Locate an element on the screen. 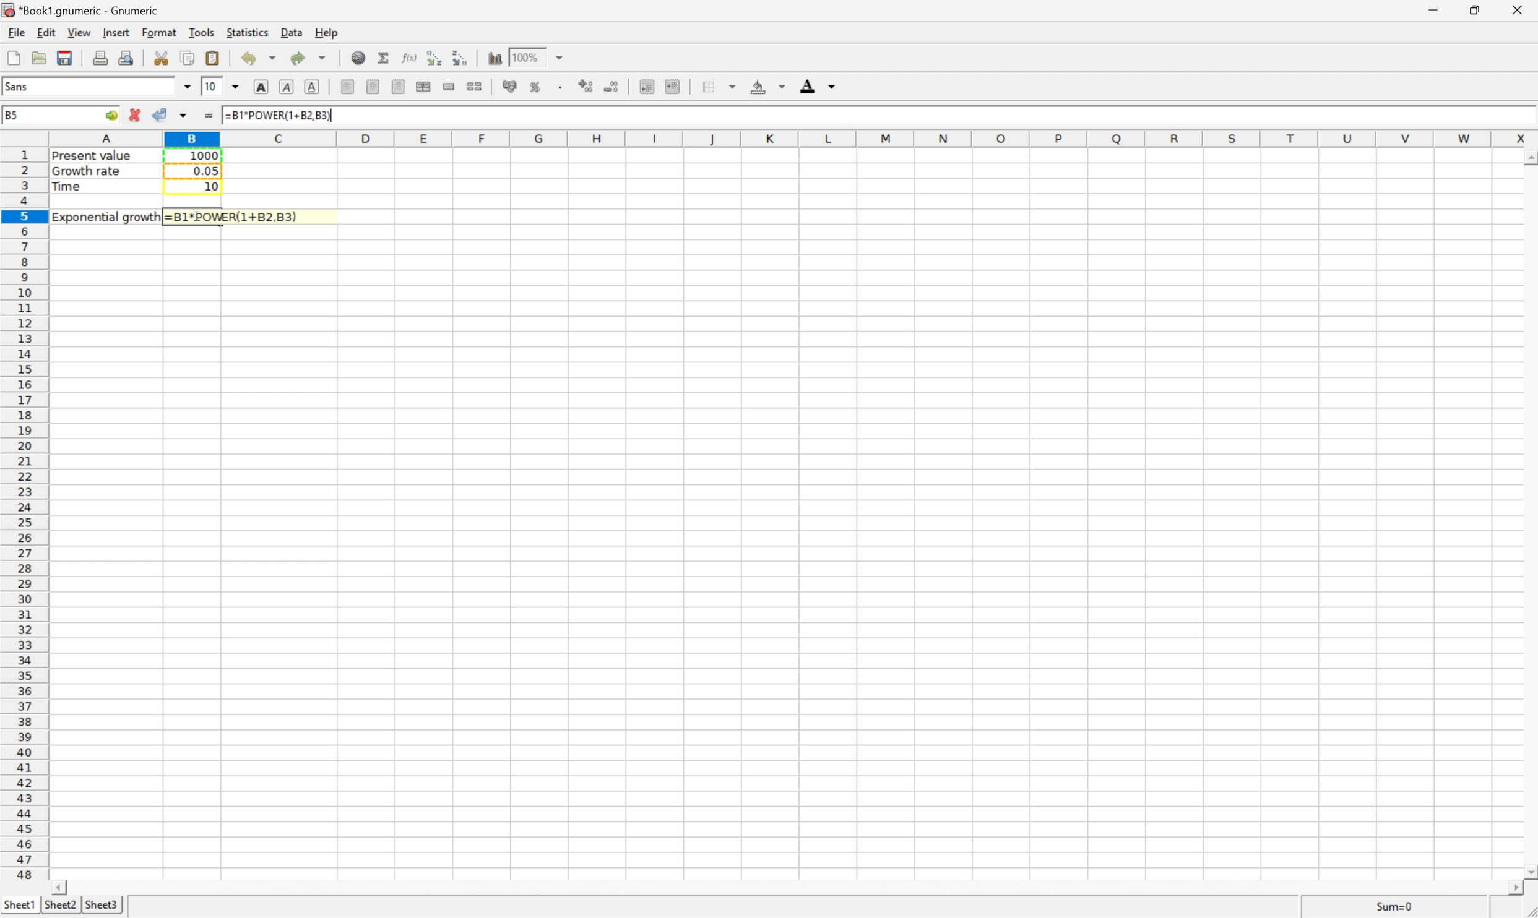 Image resolution: width=1538 pixels, height=918 pixels. Print the current file is located at coordinates (101, 58).